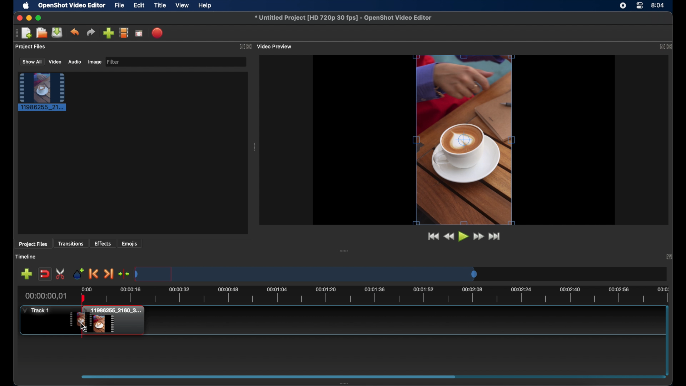 This screenshot has width=686, height=386. I want to click on new project, so click(27, 33).